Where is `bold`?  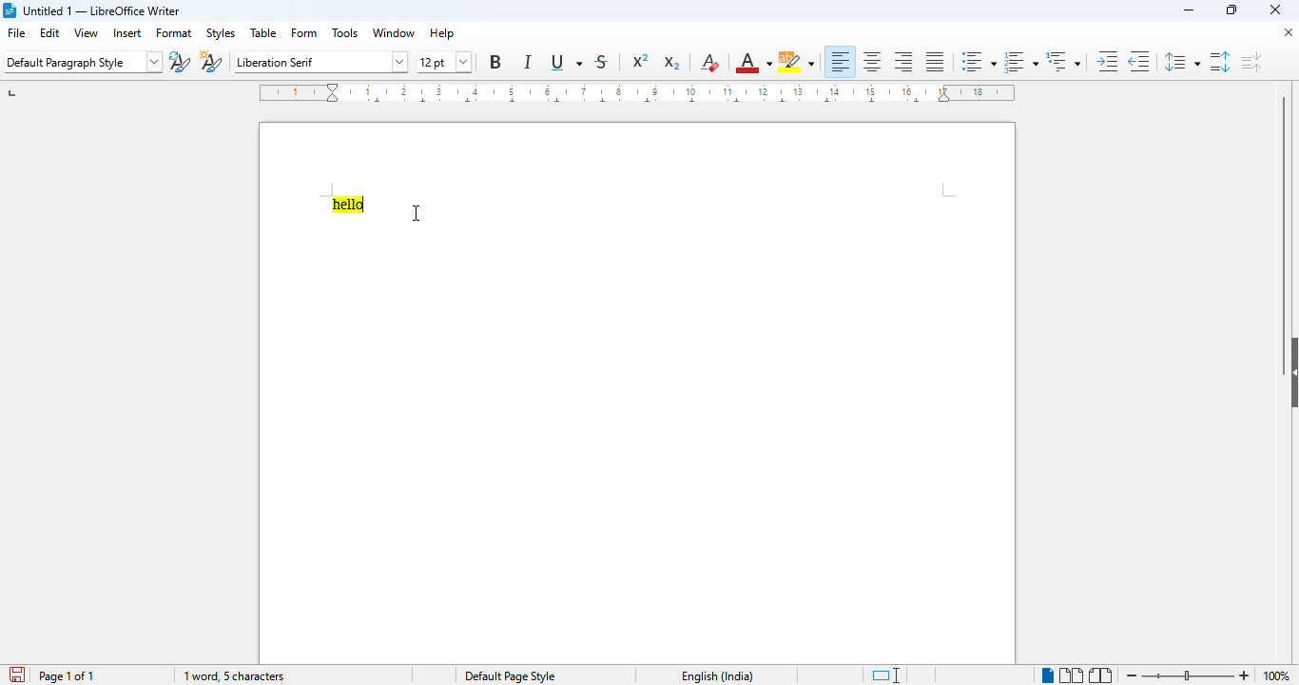 bold is located at coordinates (495, 62).